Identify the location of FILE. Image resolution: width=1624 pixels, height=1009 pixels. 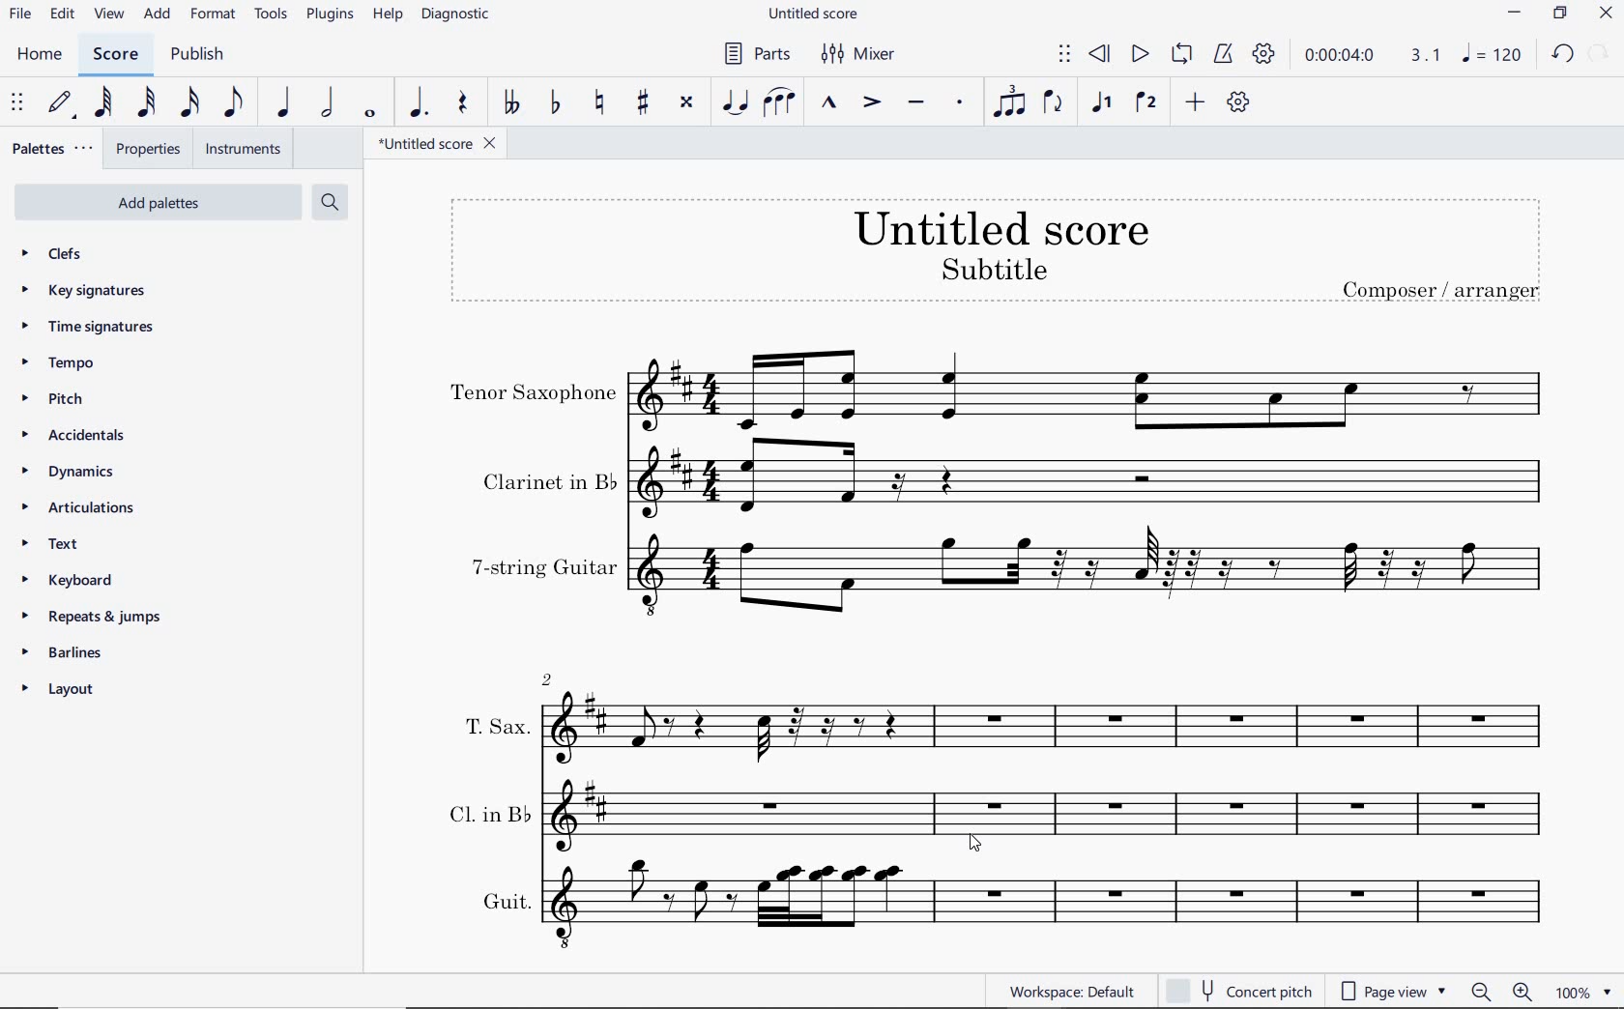
(19, 15).